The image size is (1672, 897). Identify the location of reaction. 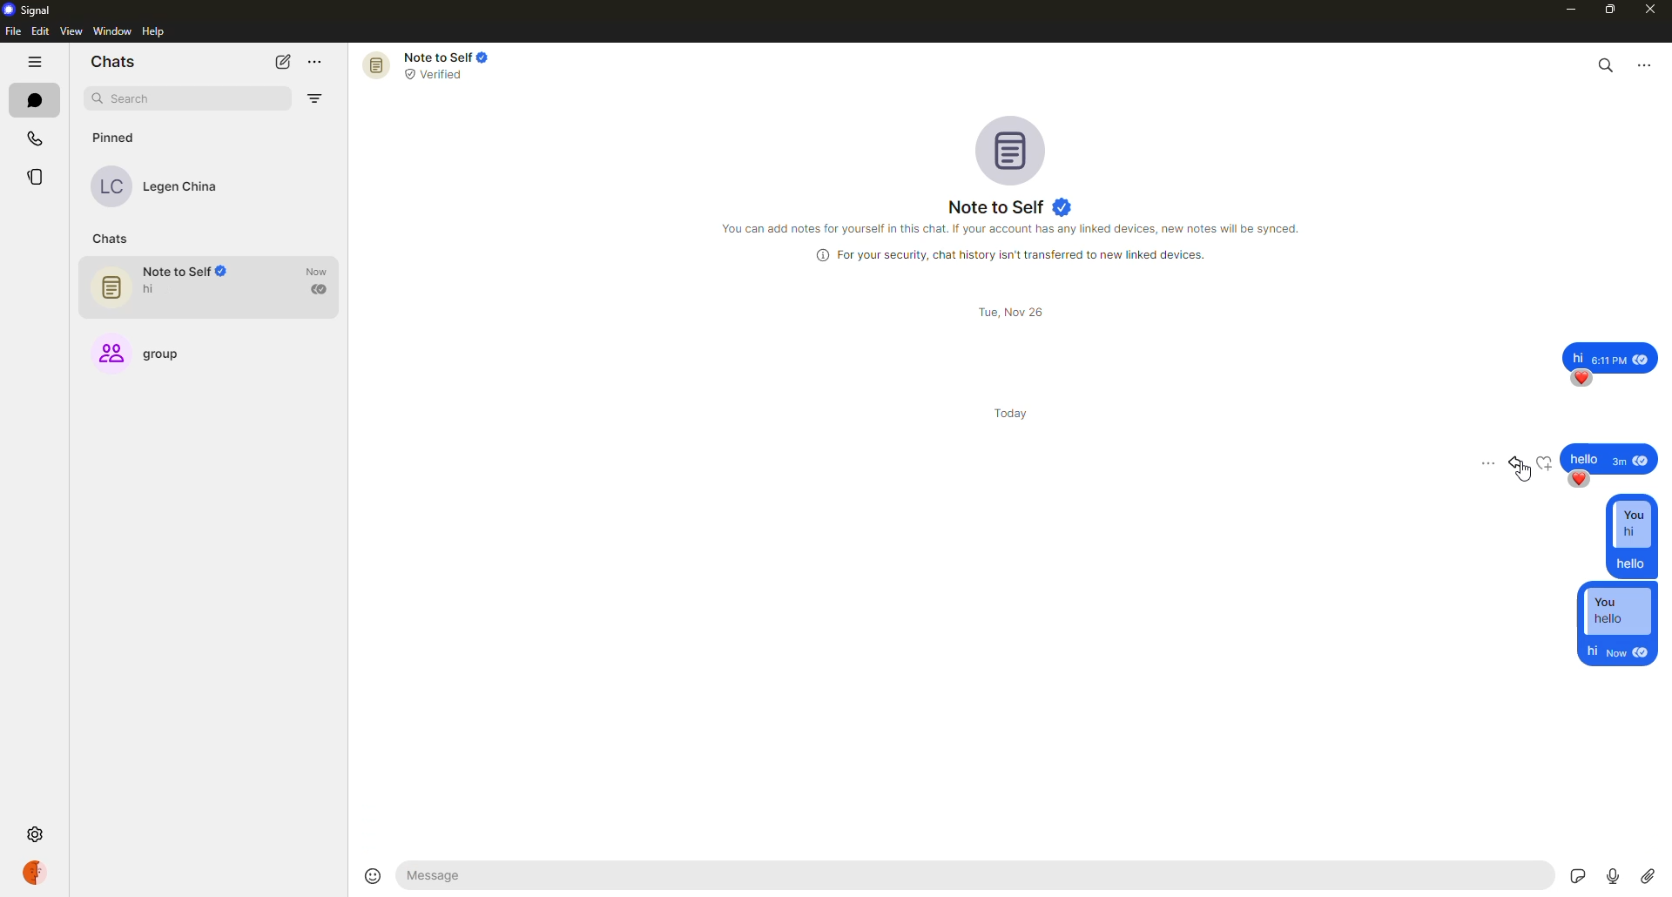
(1546, 468).